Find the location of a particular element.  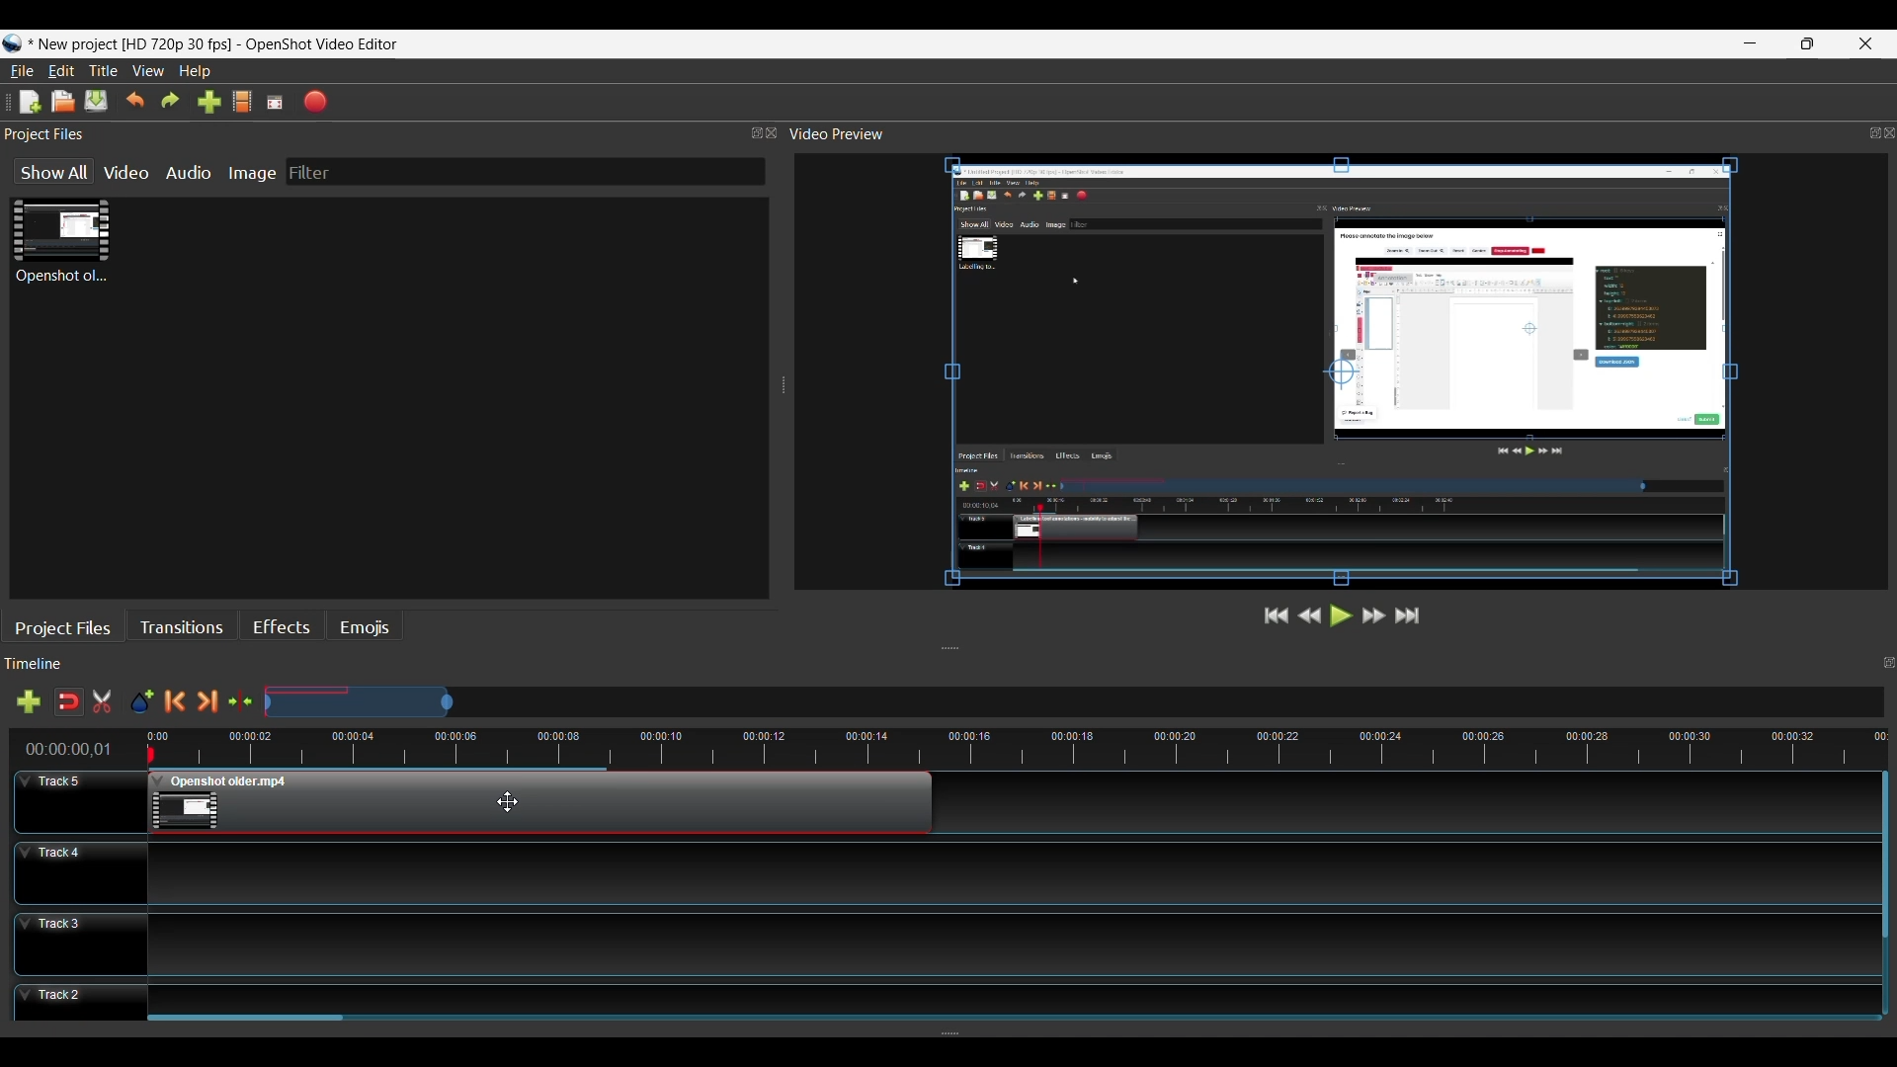

Fullscreen is located at coordinates (277, 102).